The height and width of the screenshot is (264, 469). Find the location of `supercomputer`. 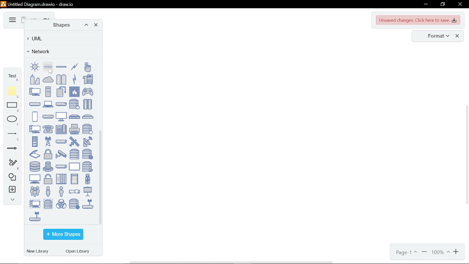

supercomputer is located at coordinates (48, 166).